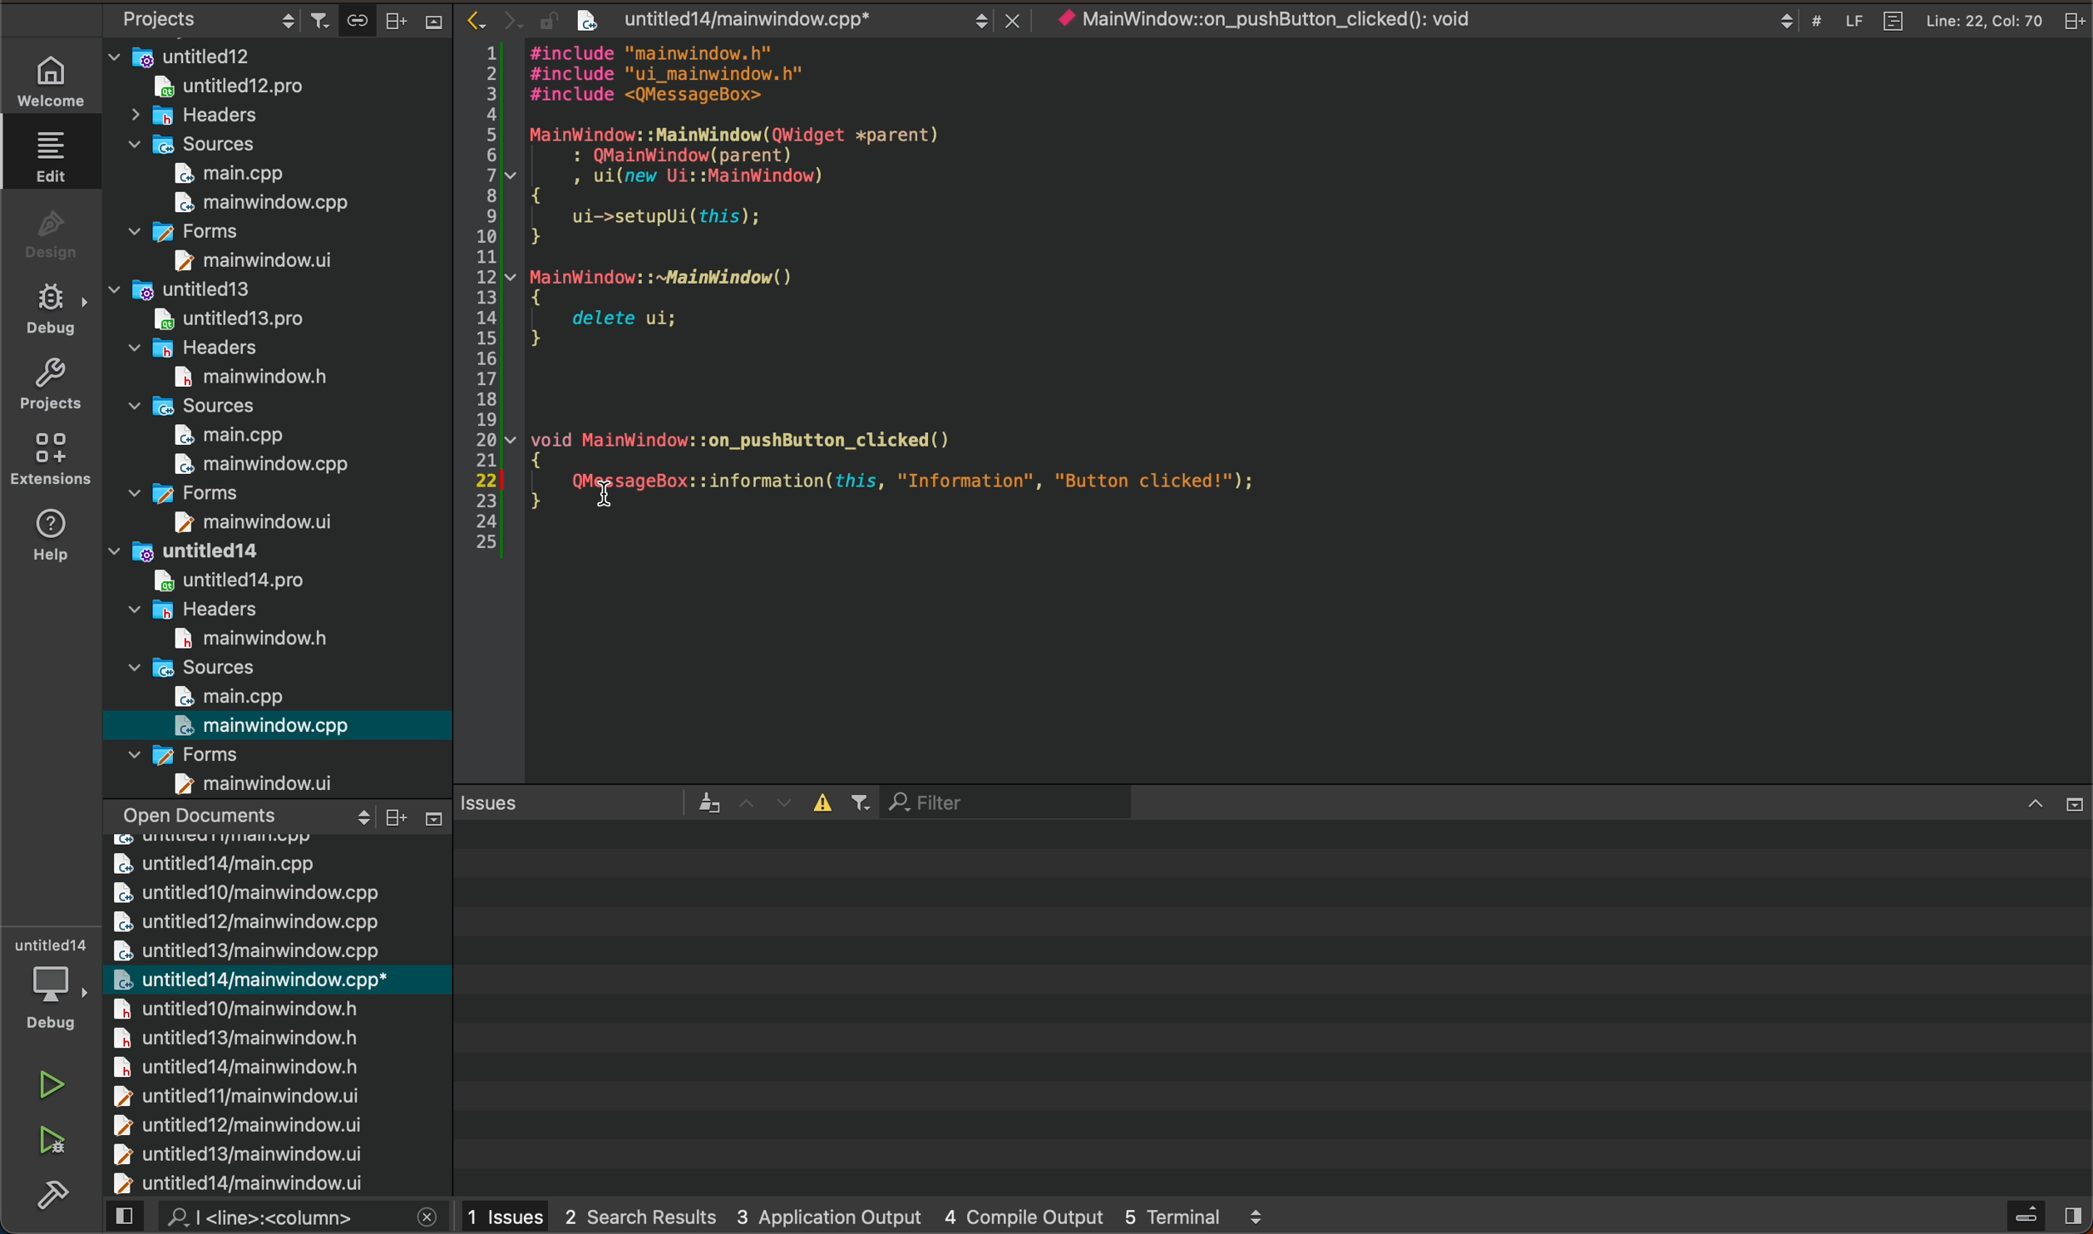  What do you see at coordinates (244, 814) in the screenshot?
I see `open documents` at bounding box center [244, 814].